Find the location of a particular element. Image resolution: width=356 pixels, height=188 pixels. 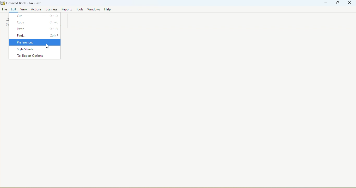

Paste is located at coordinates (35, 29).